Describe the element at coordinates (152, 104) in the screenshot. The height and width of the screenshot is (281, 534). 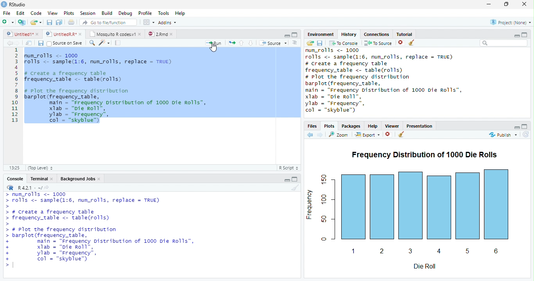
I see `Code Editor` at that location.